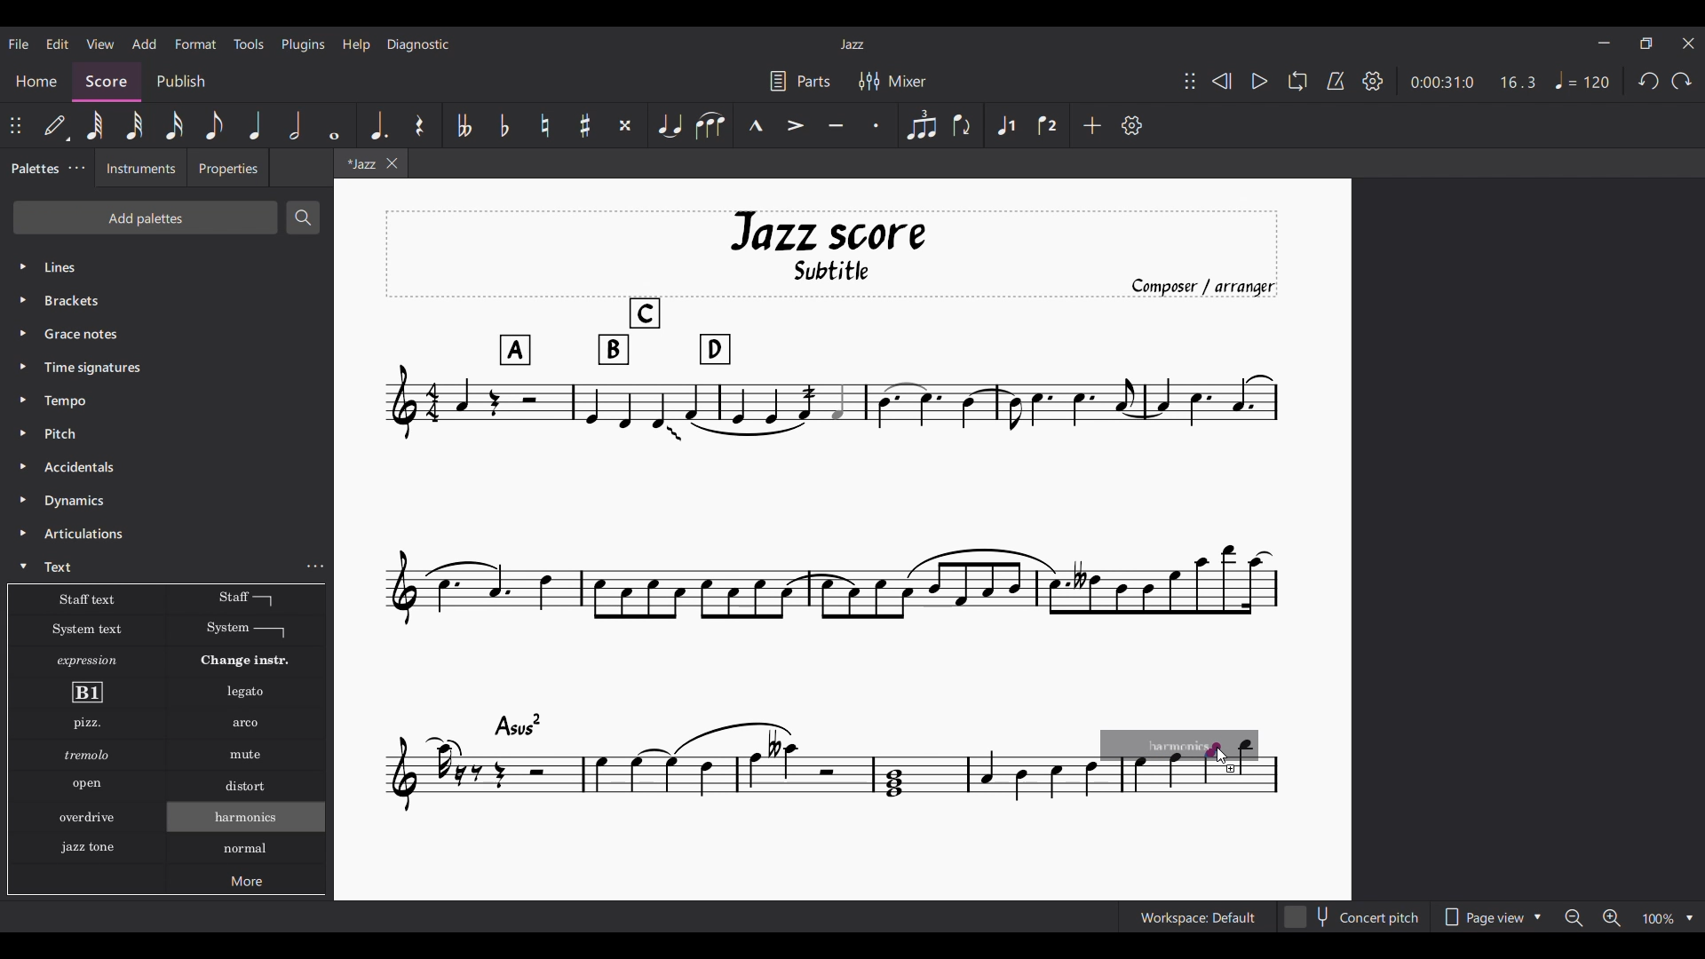 The width and height of the screenshot is (1705, 959). What do you see at coordinates (625, 124) in the screenshot?
I see `Toggle double sharp` at bounding box center [625, 124].